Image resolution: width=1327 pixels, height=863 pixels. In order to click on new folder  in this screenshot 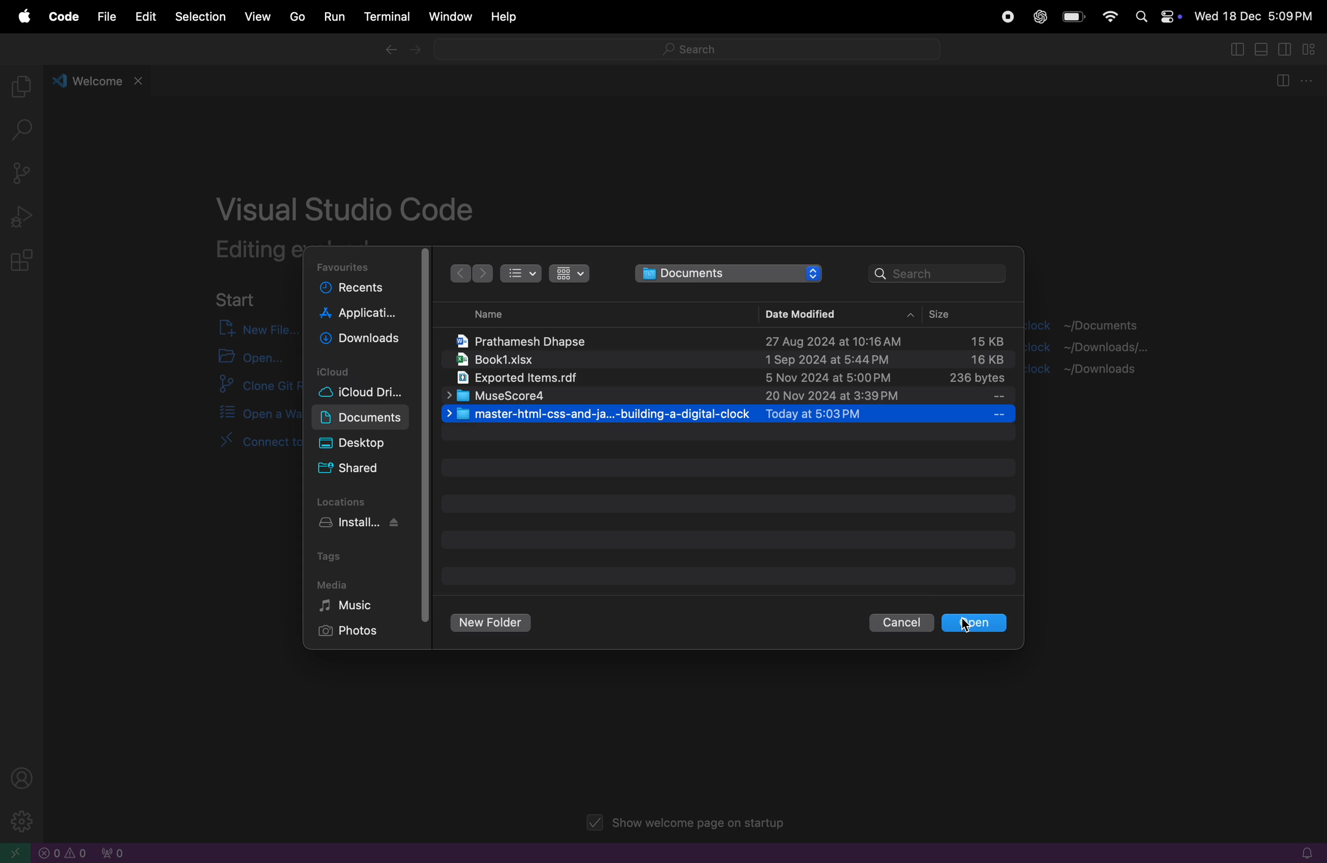, I will do `click(492, 623)`.